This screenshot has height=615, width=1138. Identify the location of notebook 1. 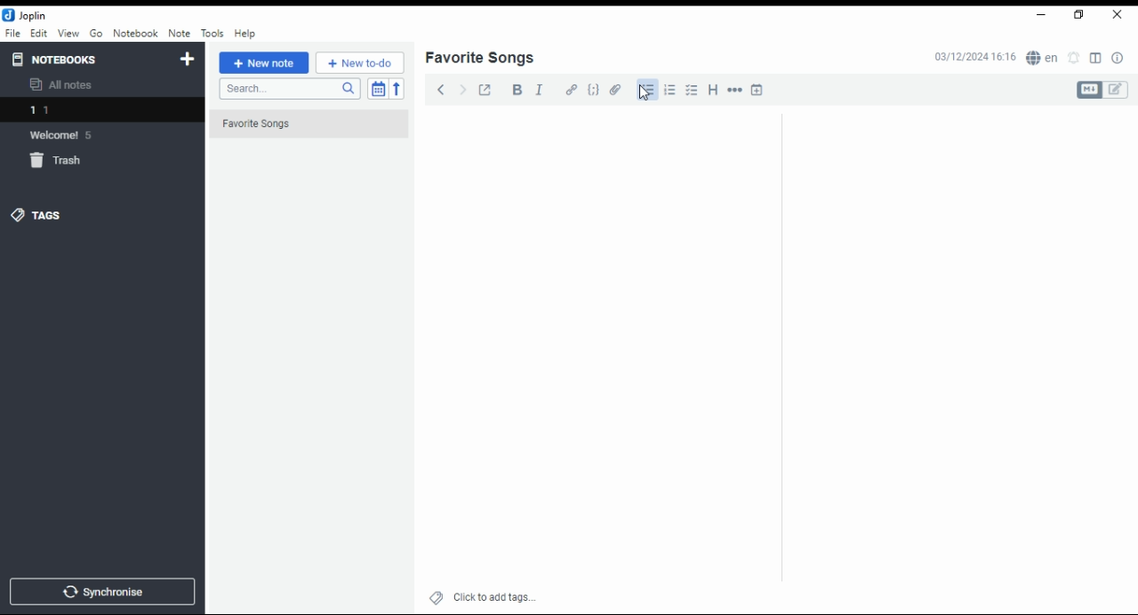
(65, 112).